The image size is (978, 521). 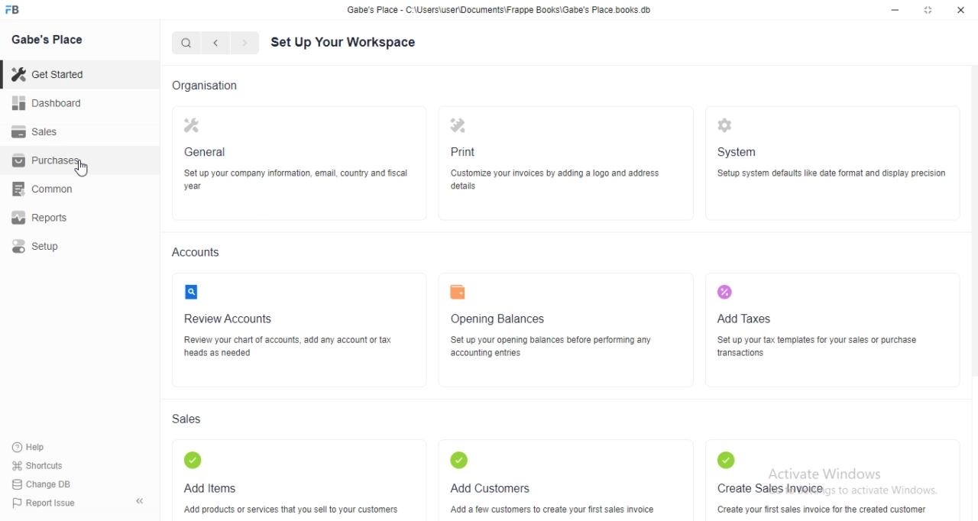 What do you see at coordinates (246, 43) in the screenshot?
I see `Next` at bounding box center [246, 43].